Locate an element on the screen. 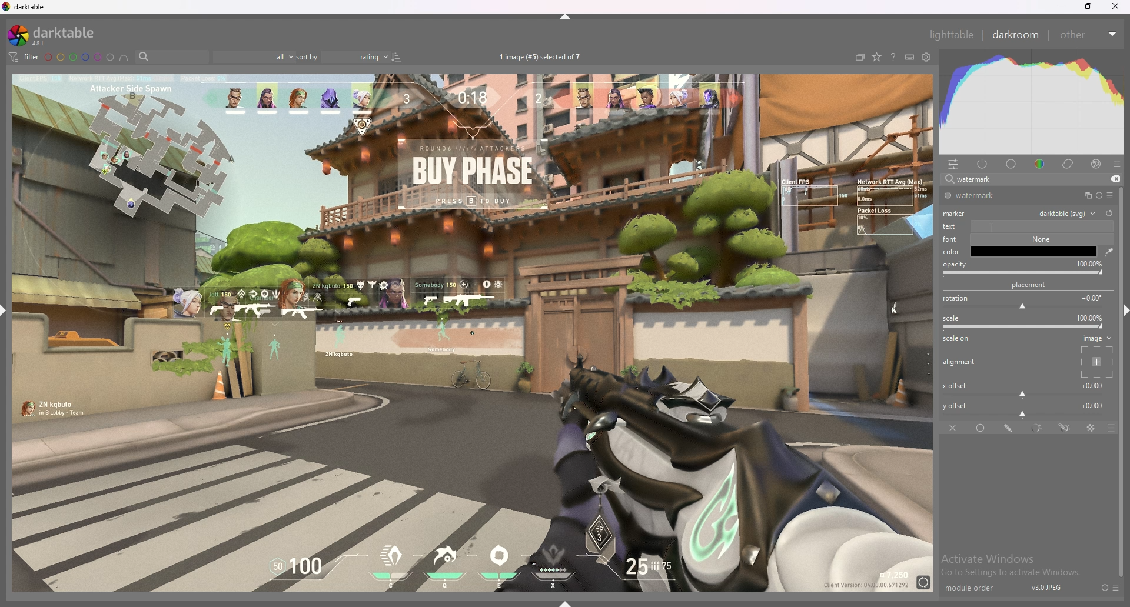 This screenshot has width=1130, height=607. marker is located at coordinates (956, 212).